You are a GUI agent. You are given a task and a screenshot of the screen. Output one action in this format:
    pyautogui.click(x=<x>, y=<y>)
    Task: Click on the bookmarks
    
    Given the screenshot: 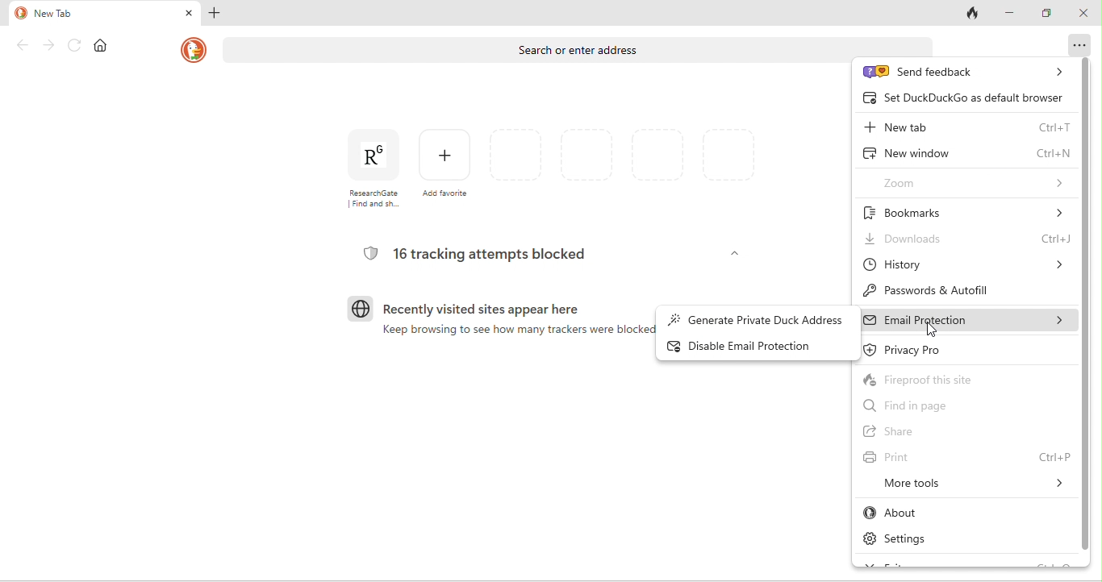 What is the action you would take?
    pyautogui.click(x=966, y=210)
    